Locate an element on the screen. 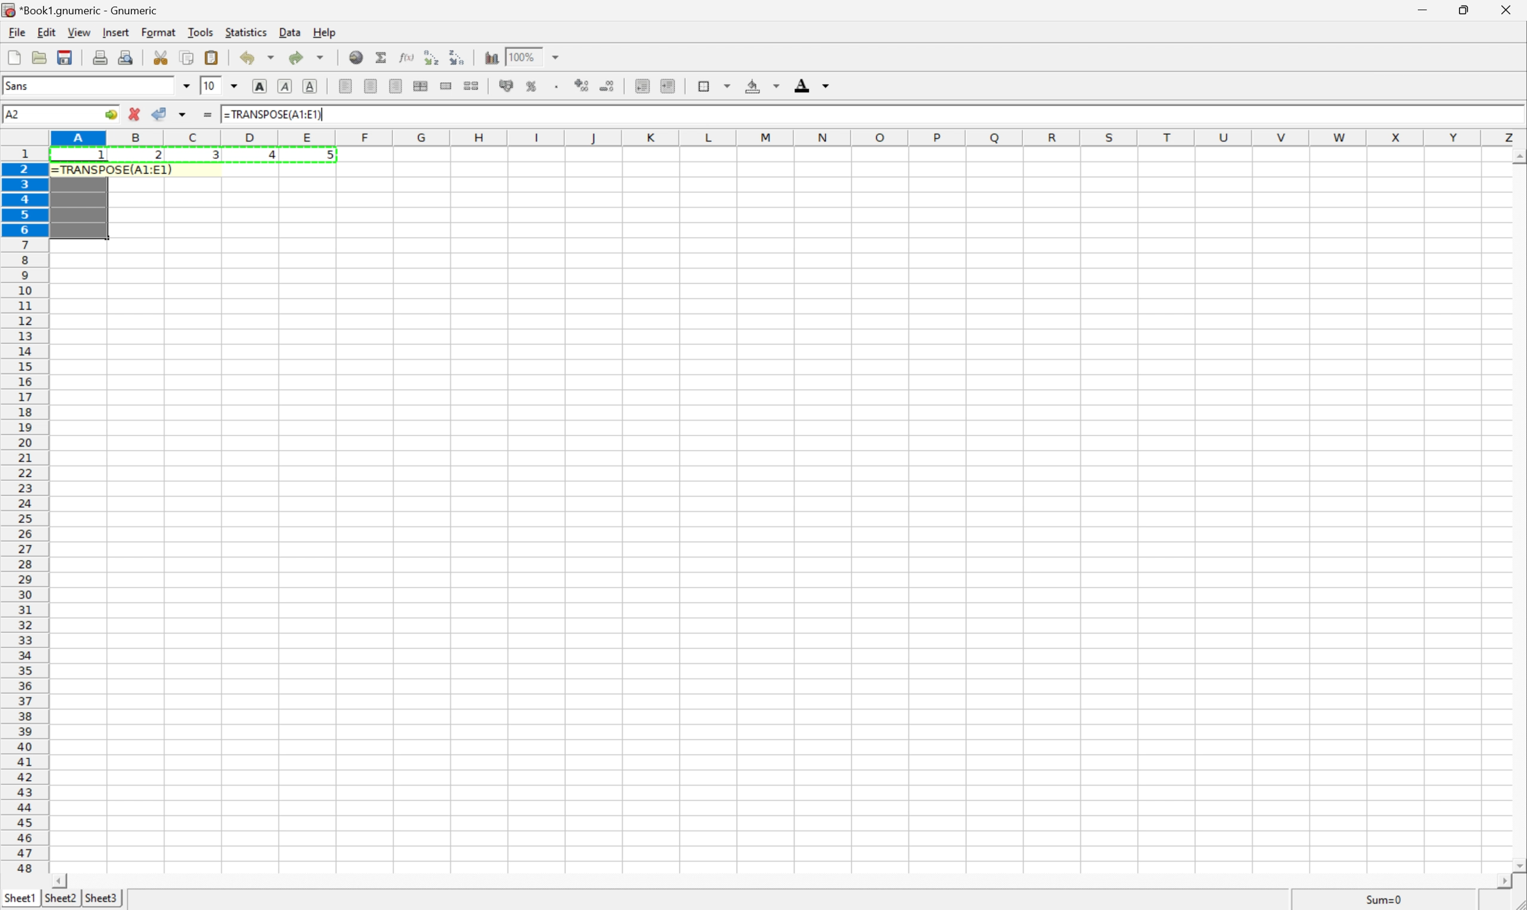 The width and height of the screenshot is (1527, 910). scroll right is located at coordinates (1506, 882).